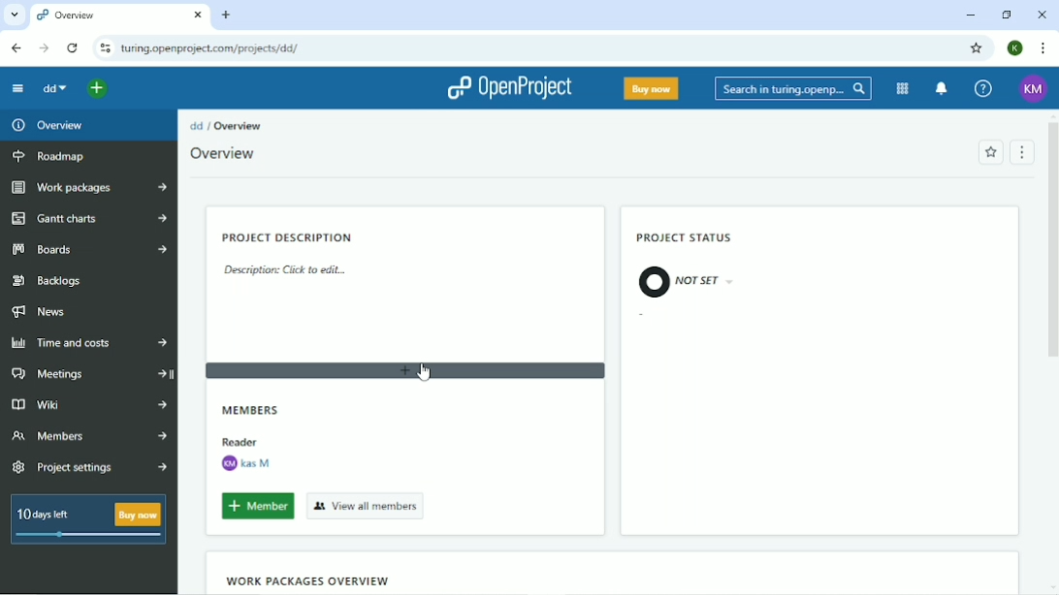  I want to click on Project status, so click(691, 237).